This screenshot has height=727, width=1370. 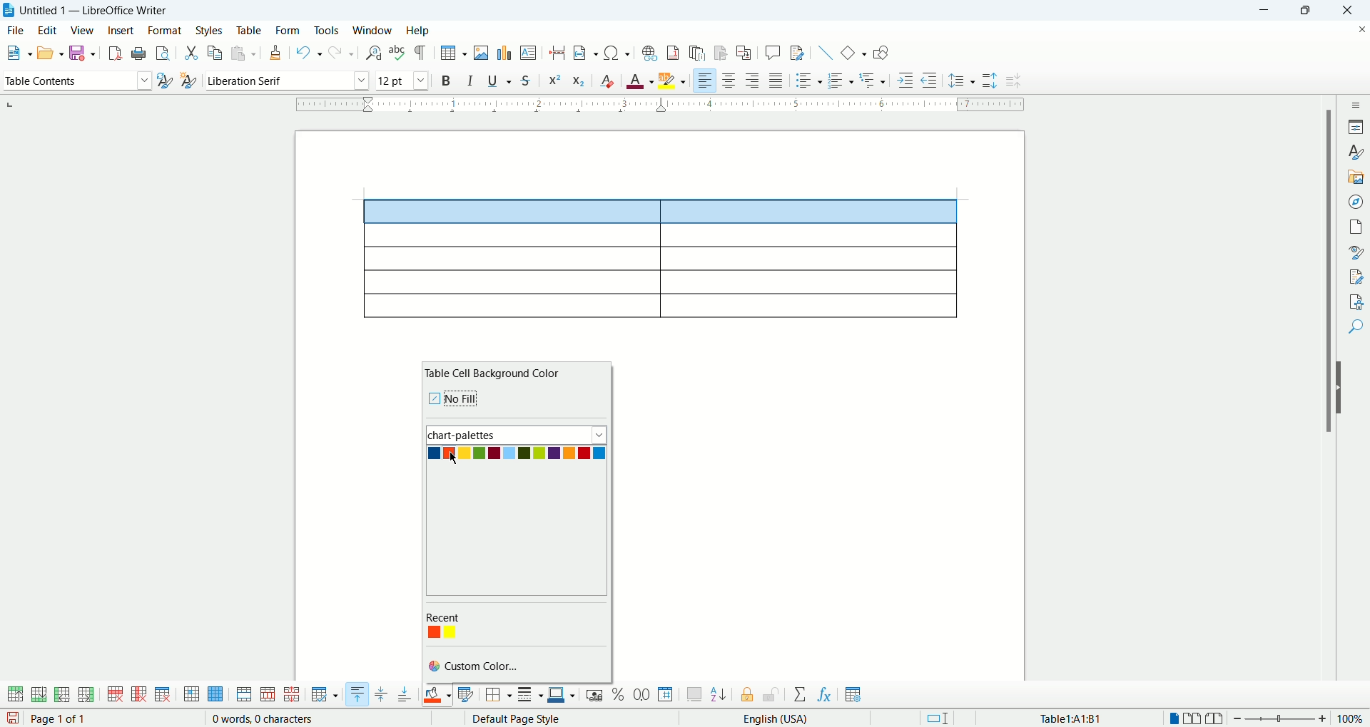 What do you see at coordinates (908, 78) in the screenshot?
I see `increase indent` at bounding box center [908, 78].